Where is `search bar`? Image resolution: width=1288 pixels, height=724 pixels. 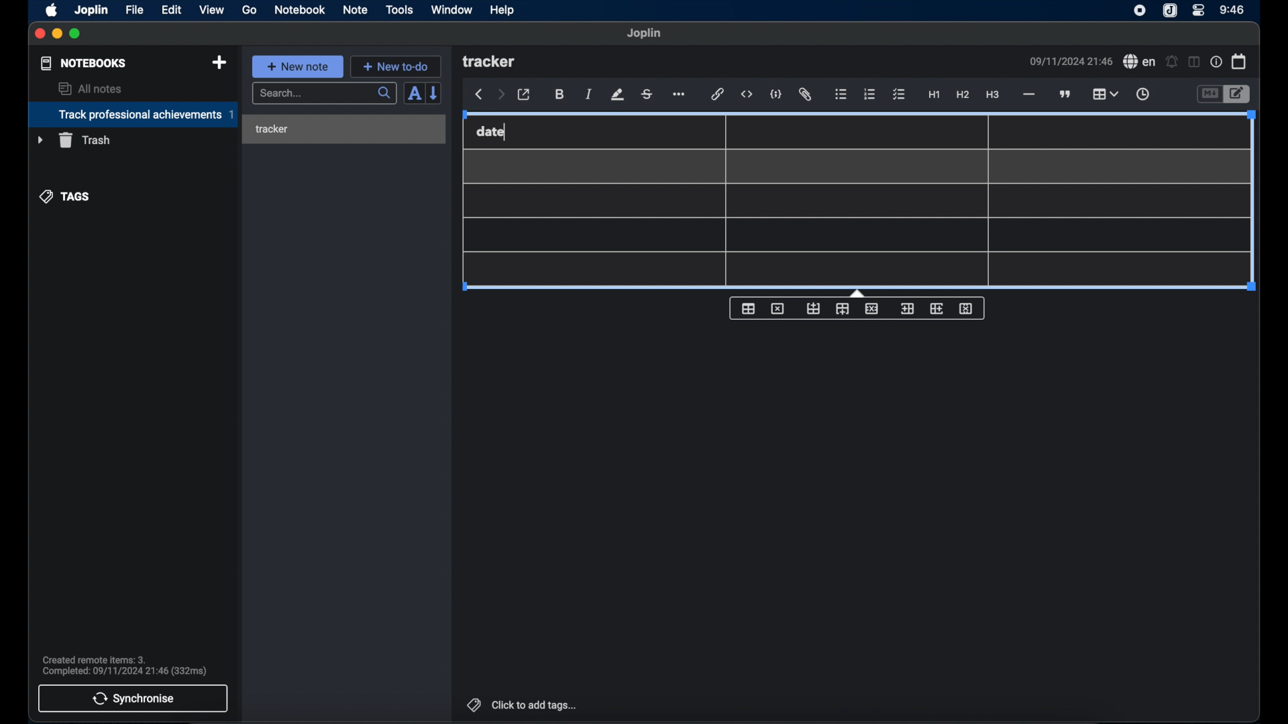 search bar is located at coordinates (324, 94).